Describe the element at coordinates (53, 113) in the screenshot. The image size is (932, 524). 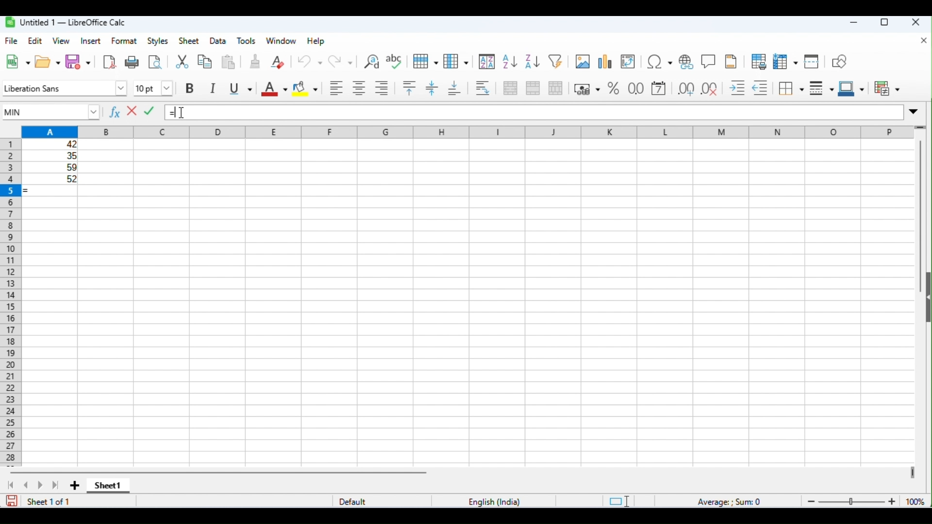
I see `MIN function` at that location.